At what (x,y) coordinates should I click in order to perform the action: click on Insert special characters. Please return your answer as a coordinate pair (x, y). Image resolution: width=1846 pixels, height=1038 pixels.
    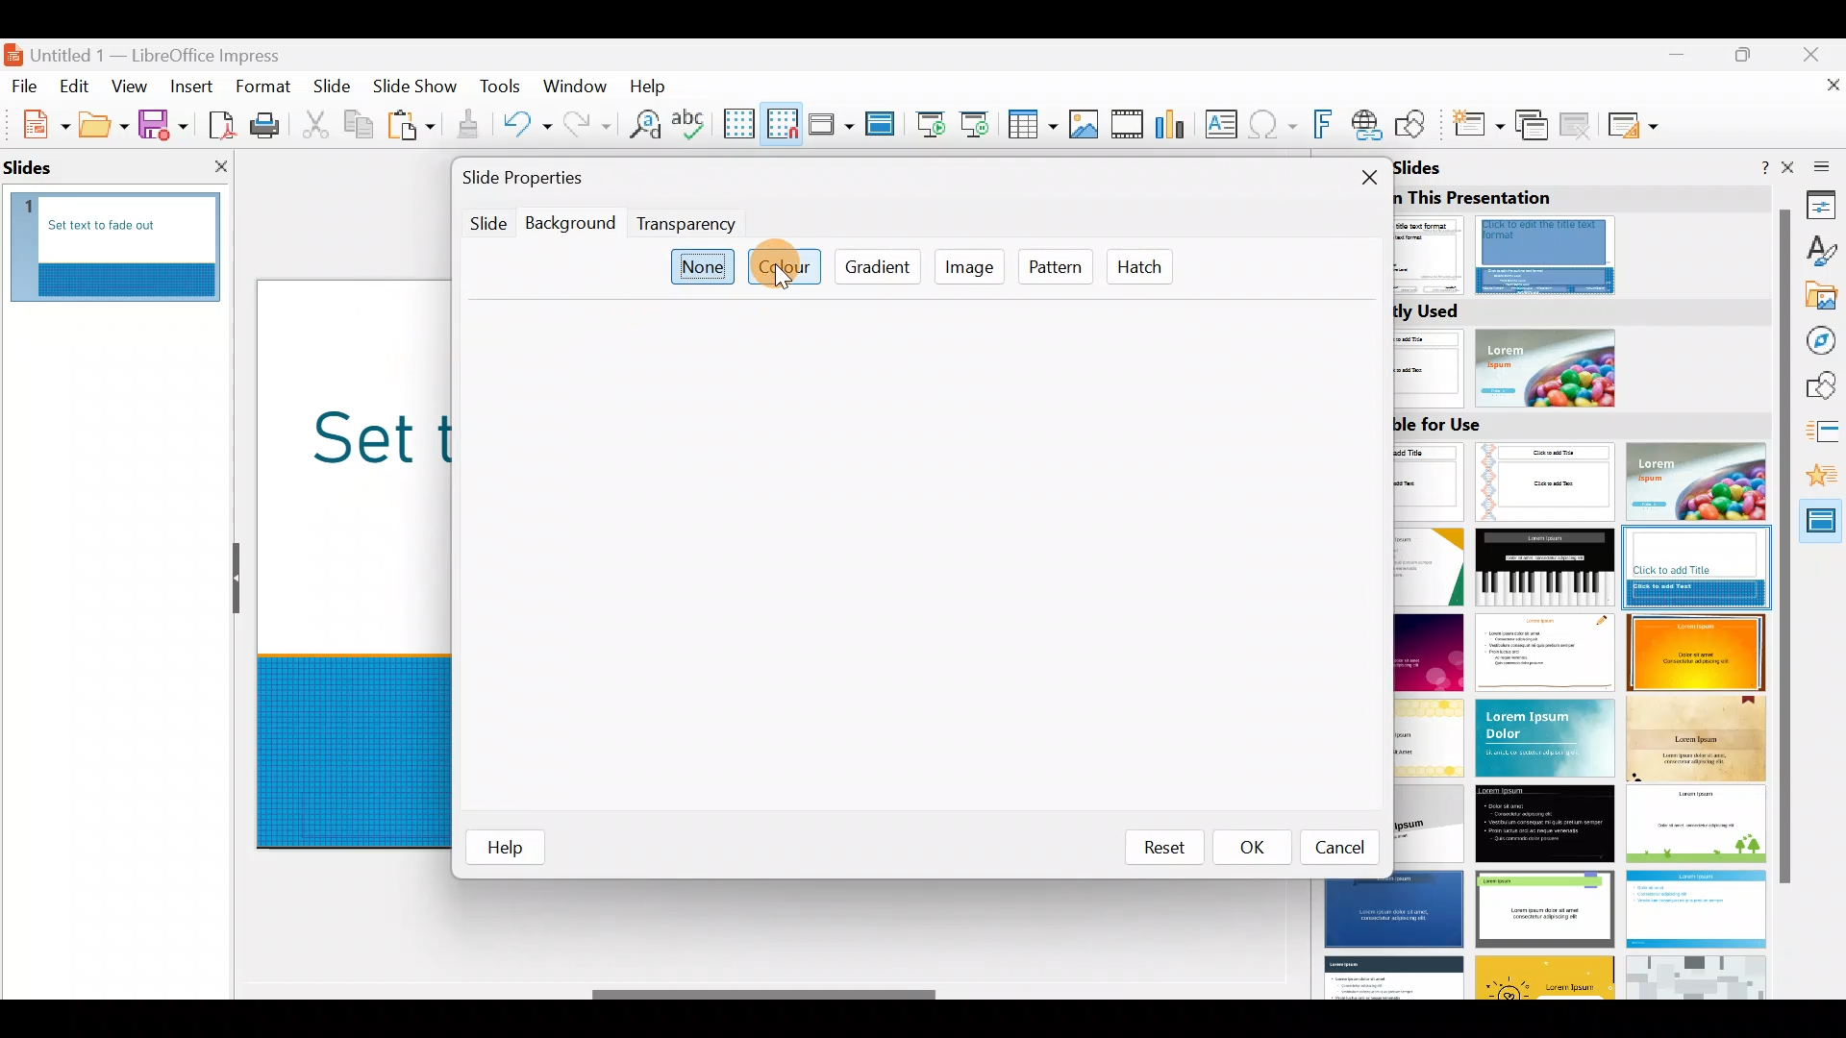
    Looking at the image, I should click on (1275, 127).